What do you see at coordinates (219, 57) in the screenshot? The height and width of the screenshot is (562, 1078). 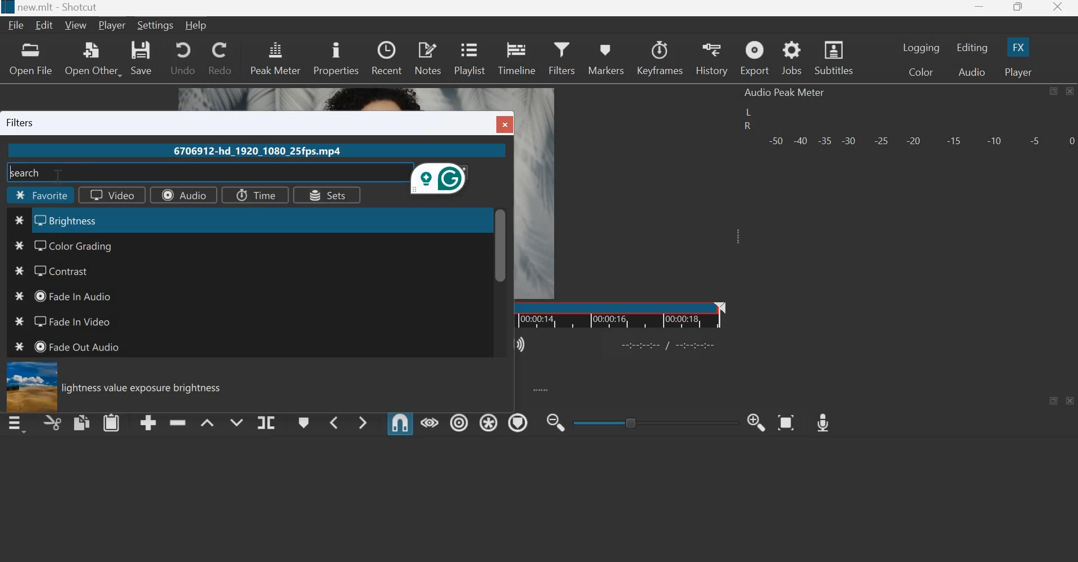 I see `redo` at bounding box center [219, 57].